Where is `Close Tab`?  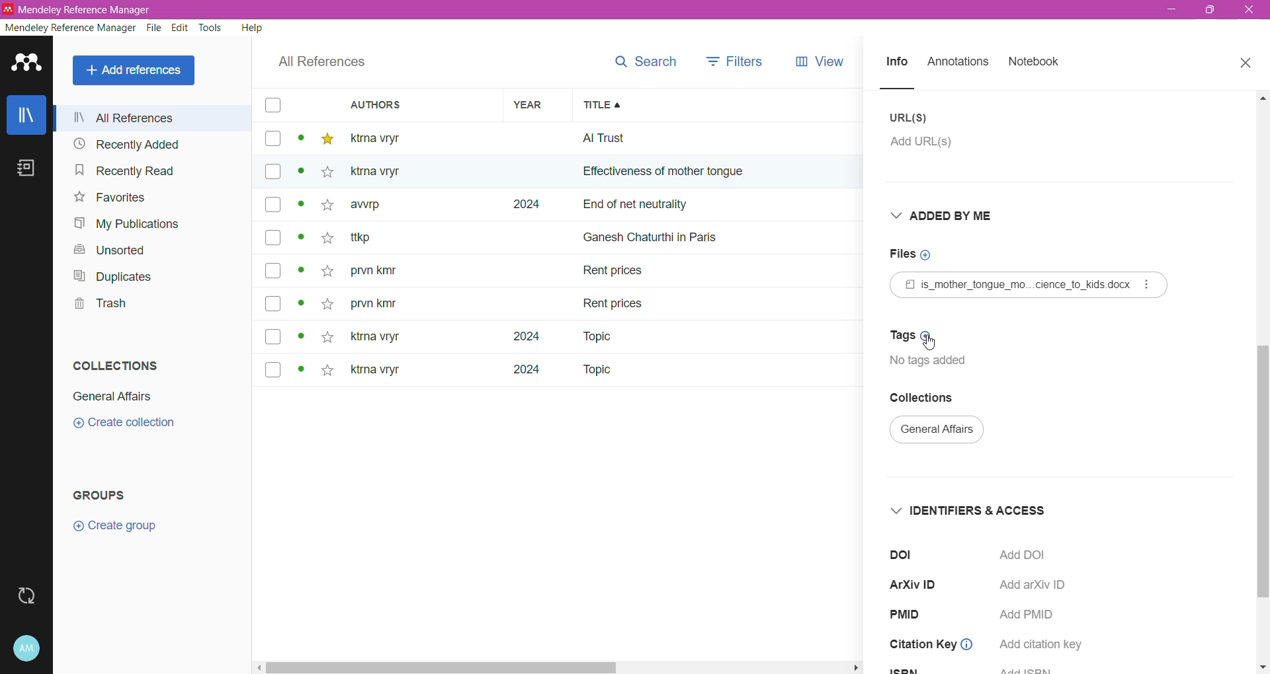
Close Tab is located at coordinates (1248, 63).